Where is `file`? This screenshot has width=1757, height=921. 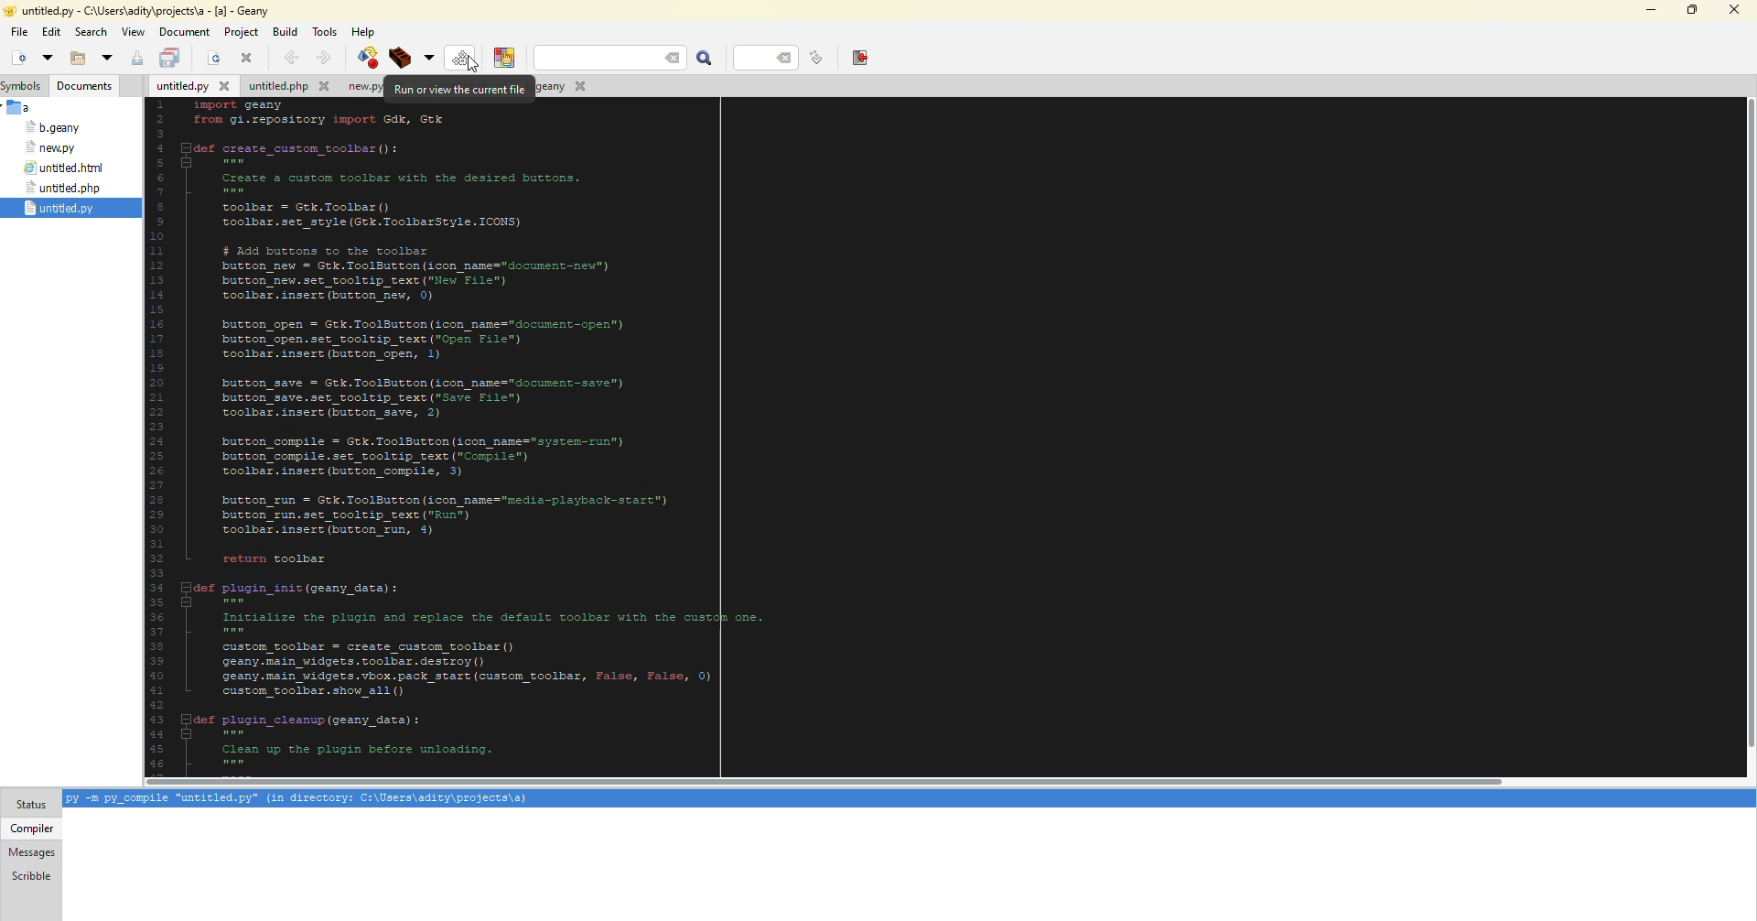
file is located at coordinates (53, 147).